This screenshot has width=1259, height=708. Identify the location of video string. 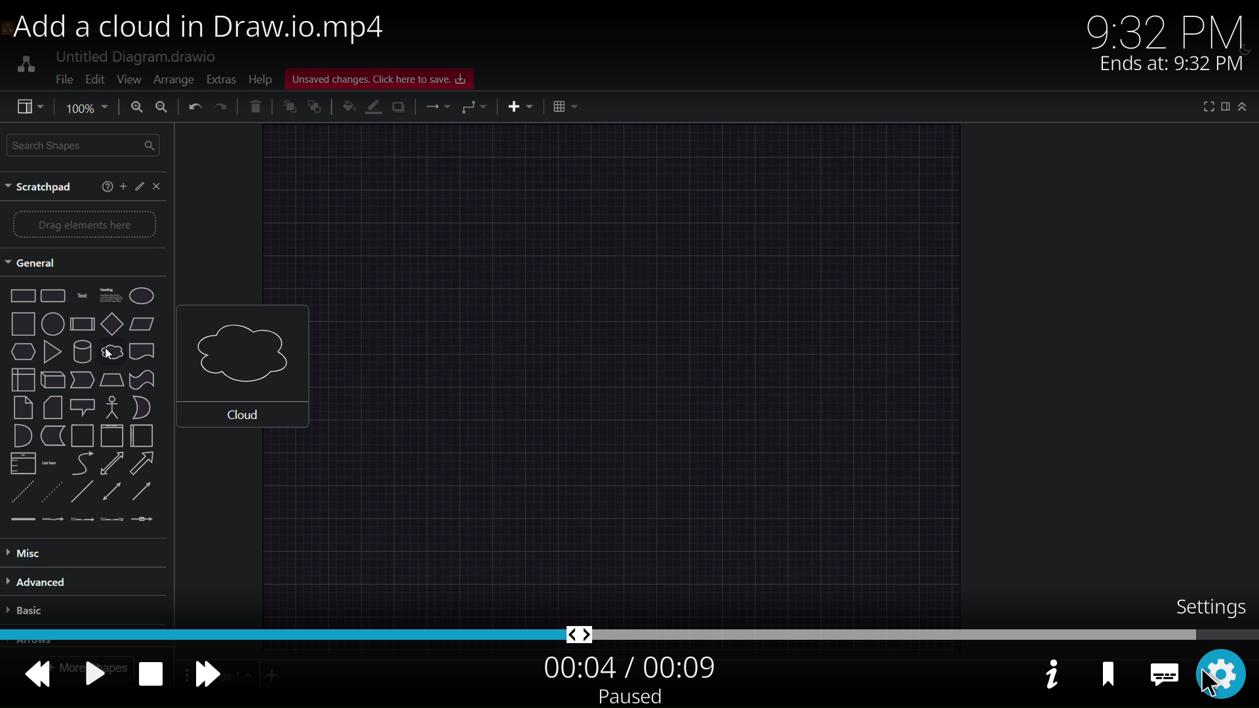
(627, 633).